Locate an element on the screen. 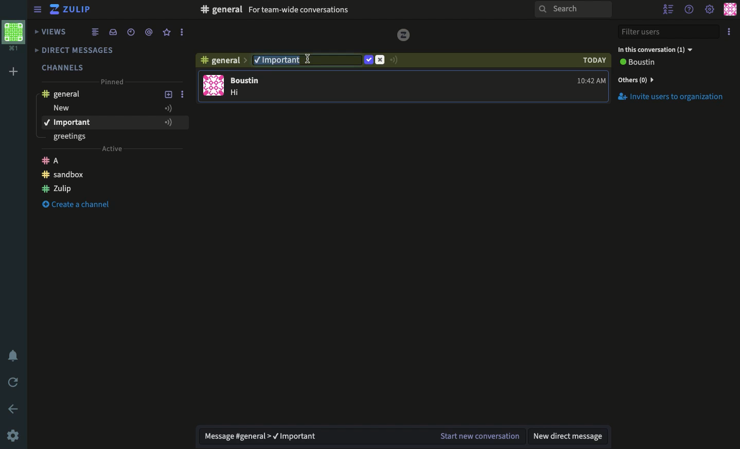 This screenshot has width=740, height=449. View all users is located at coordinates (645, 63).